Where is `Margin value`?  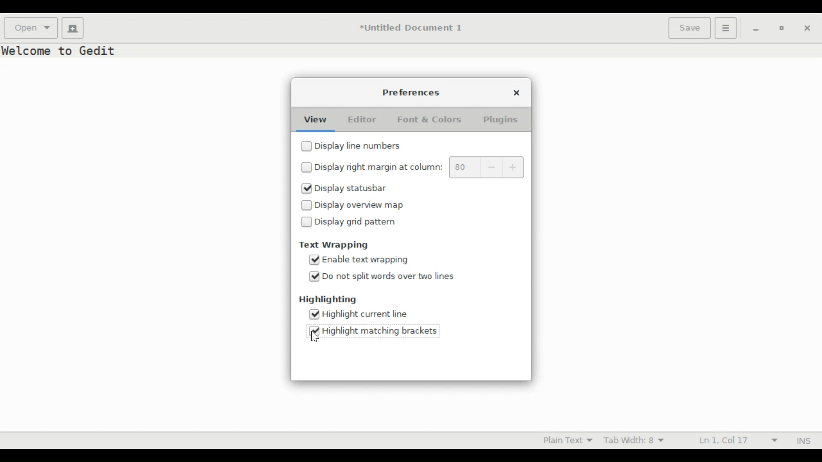
Margin value is located at coordinates (463, 167).